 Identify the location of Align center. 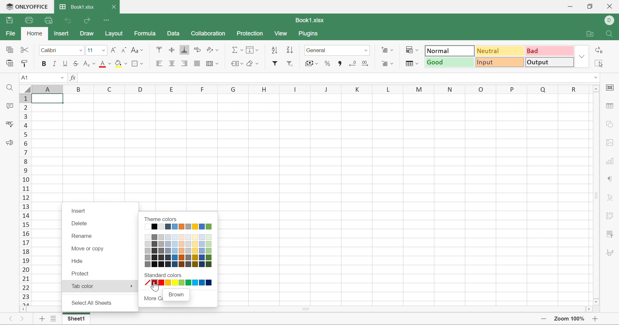
(172, 63).